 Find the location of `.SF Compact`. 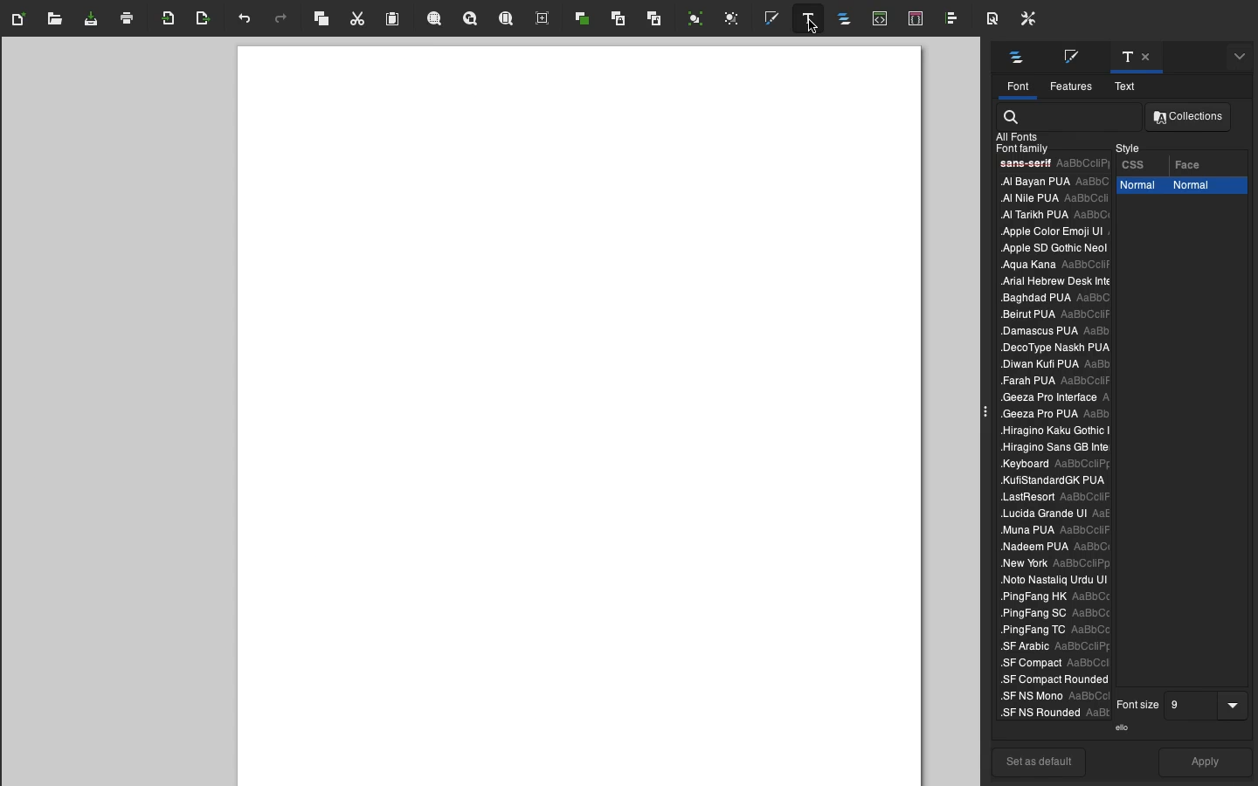

.SF Compact is located at coordinates (1049, 663).